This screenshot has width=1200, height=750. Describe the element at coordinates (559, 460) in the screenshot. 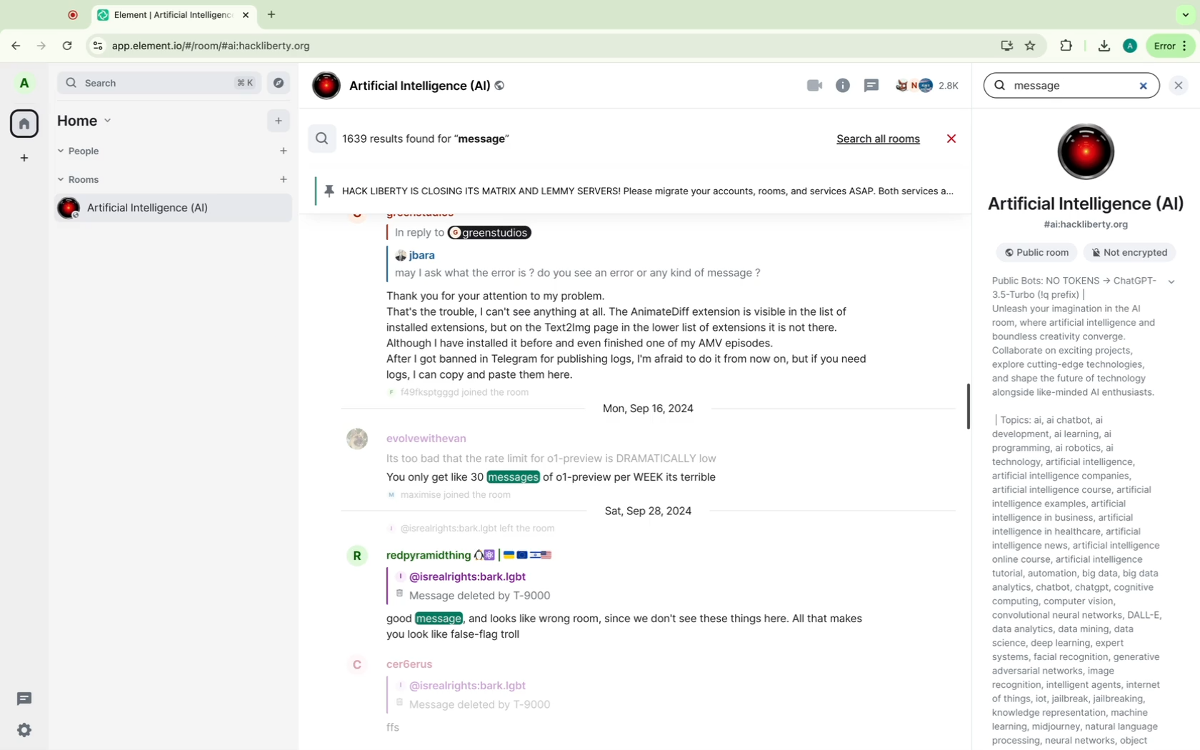

I see `message` at that location.